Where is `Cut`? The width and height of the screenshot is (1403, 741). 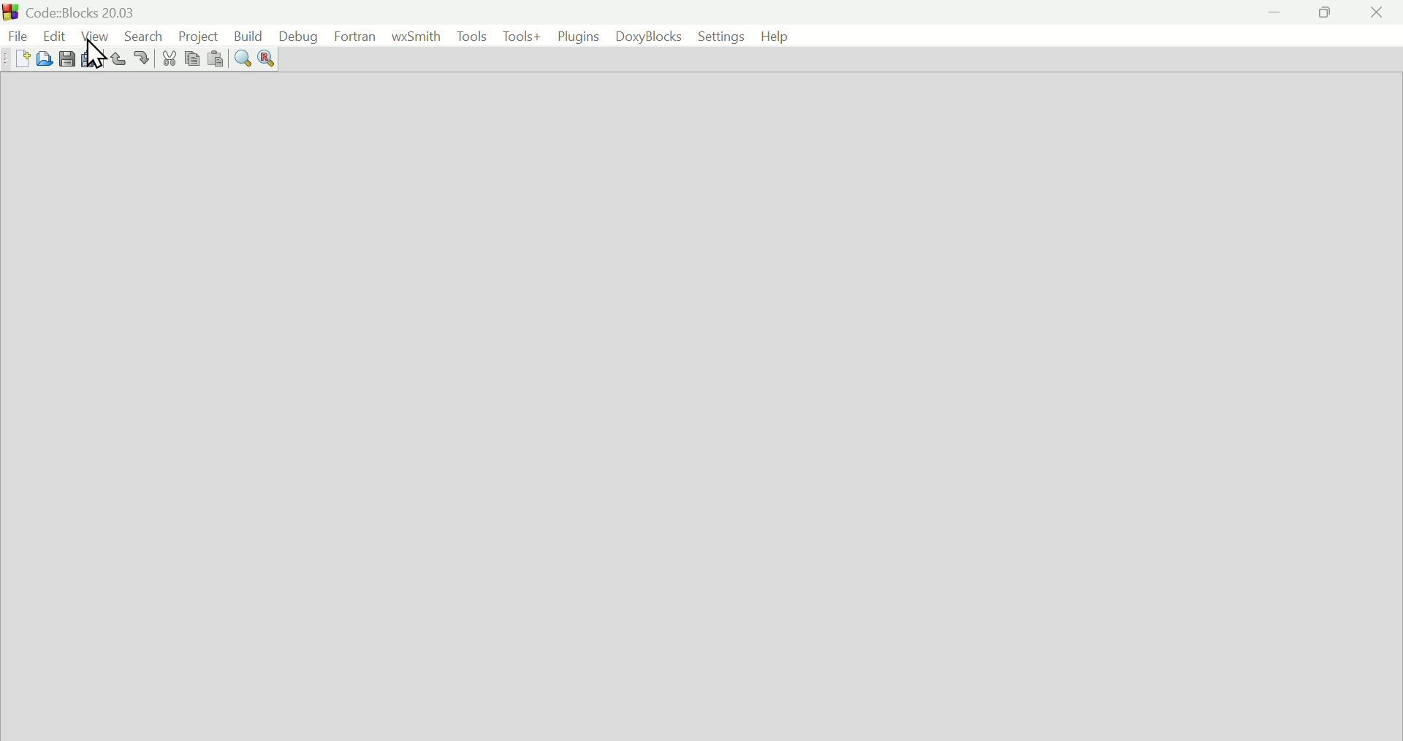
Cut is located at coordinates (166, 59).